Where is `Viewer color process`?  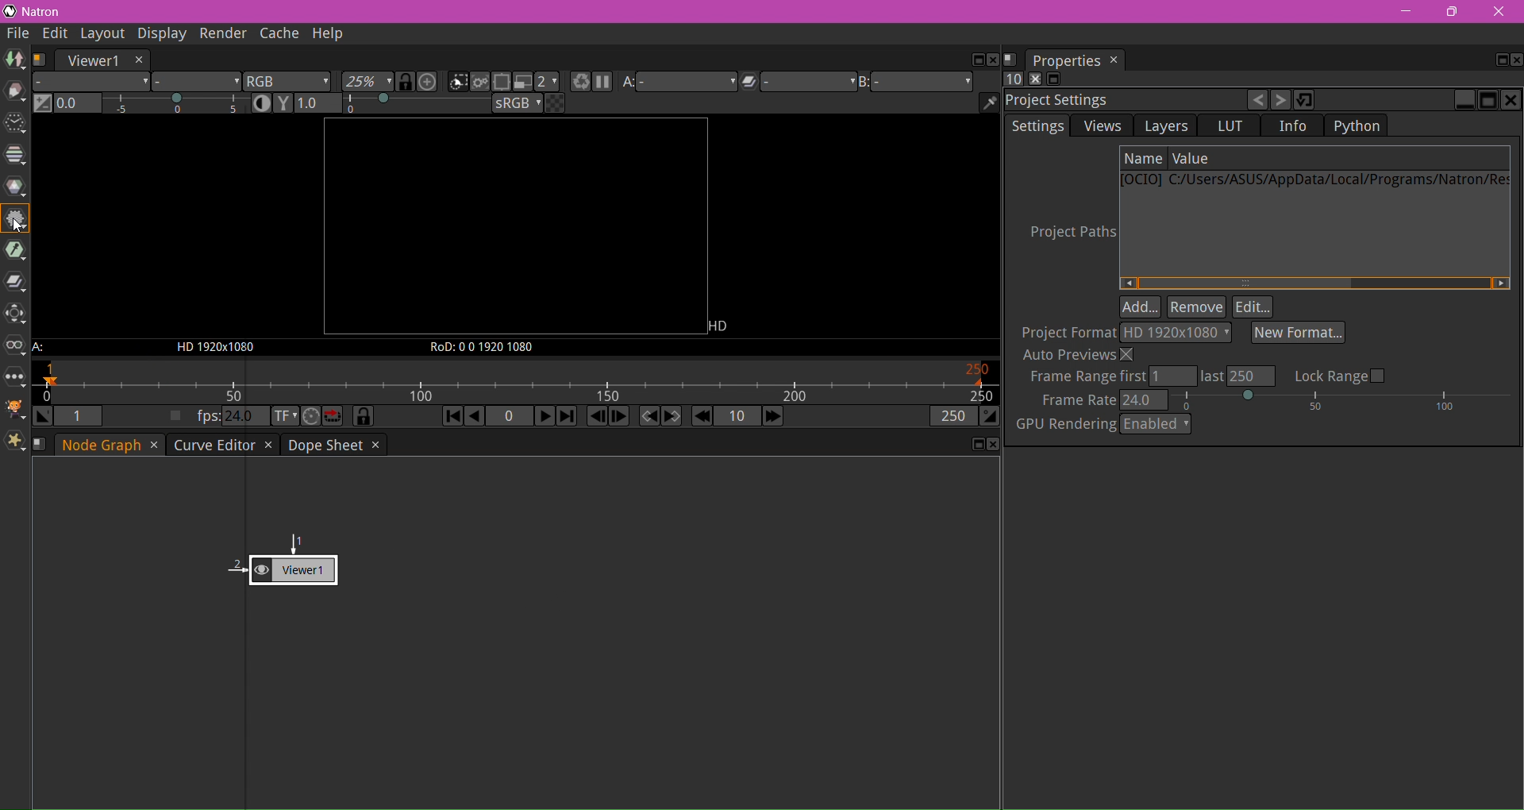 Viewer color process is located at coordinates (518, 105).